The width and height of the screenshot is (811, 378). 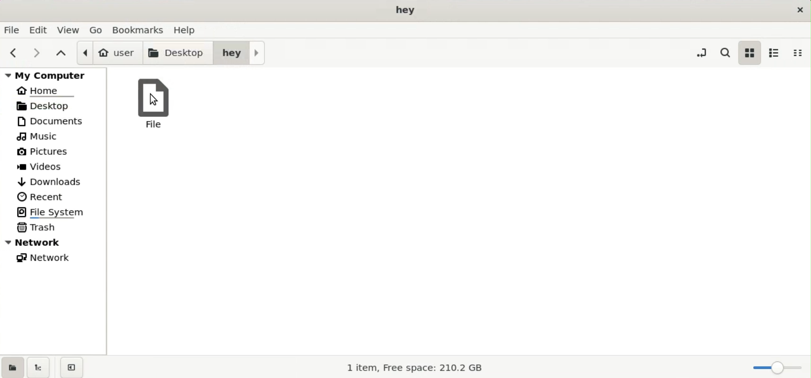 What do you see at coordinates (69, 29) in the screenshot?
I see `view` at bounding box center [69, 29].